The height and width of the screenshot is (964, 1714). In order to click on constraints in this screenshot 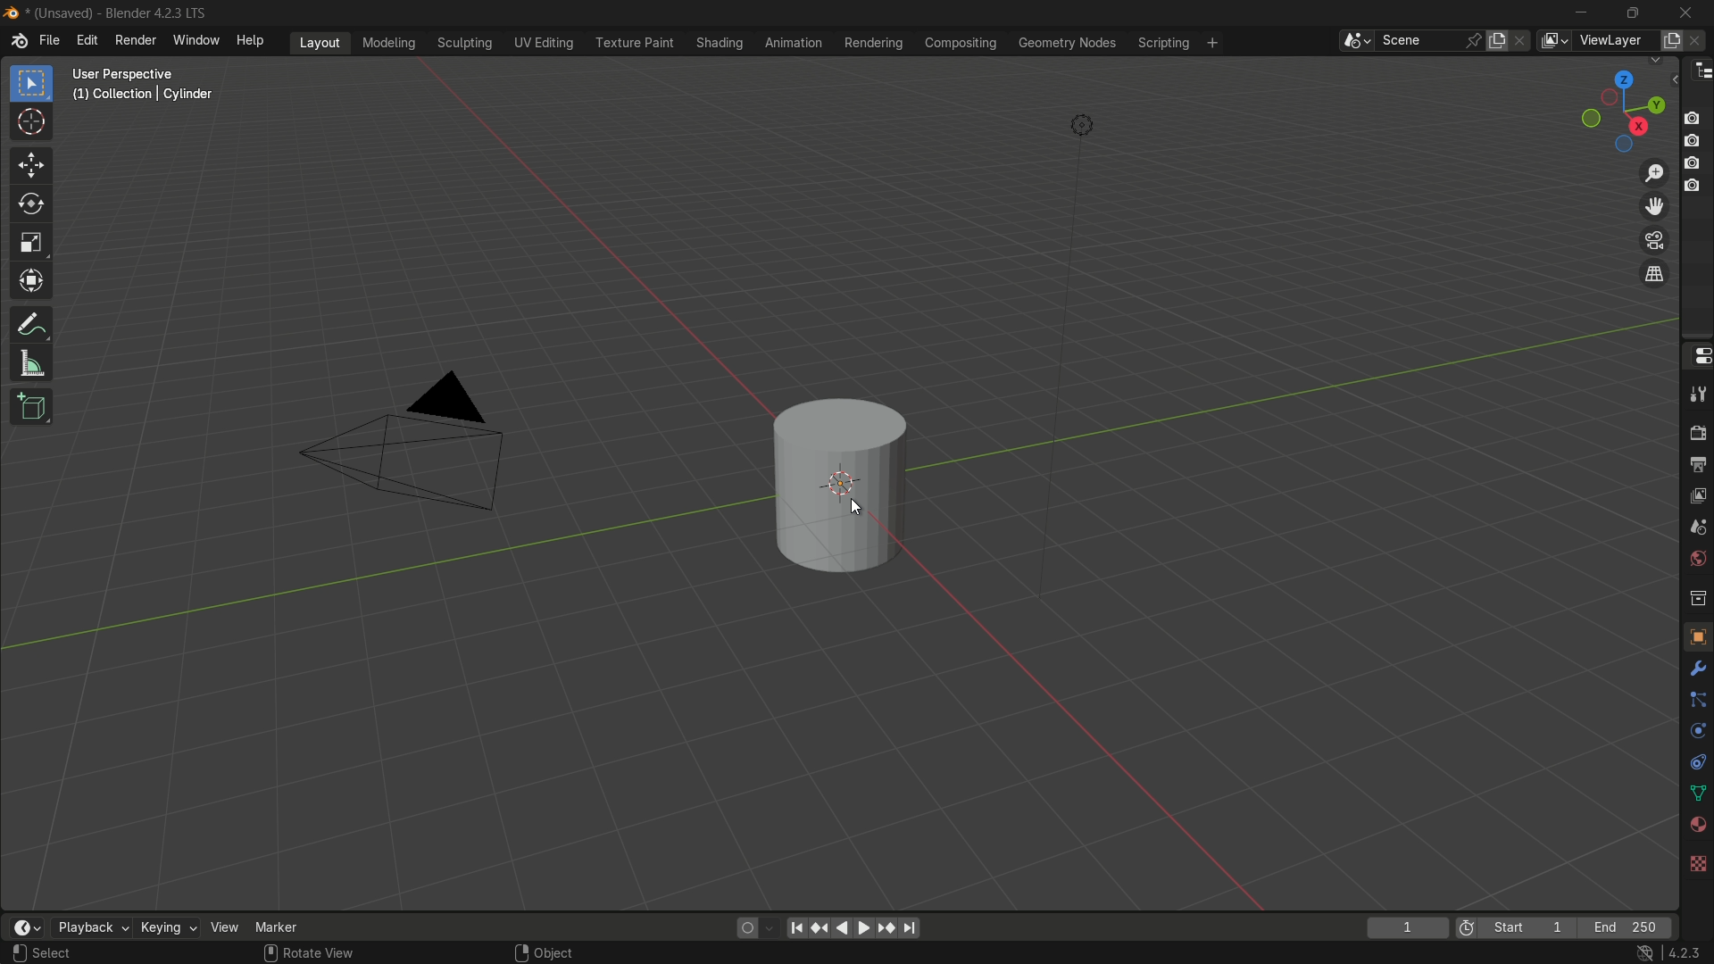, I will do `click(1696, 765)`.